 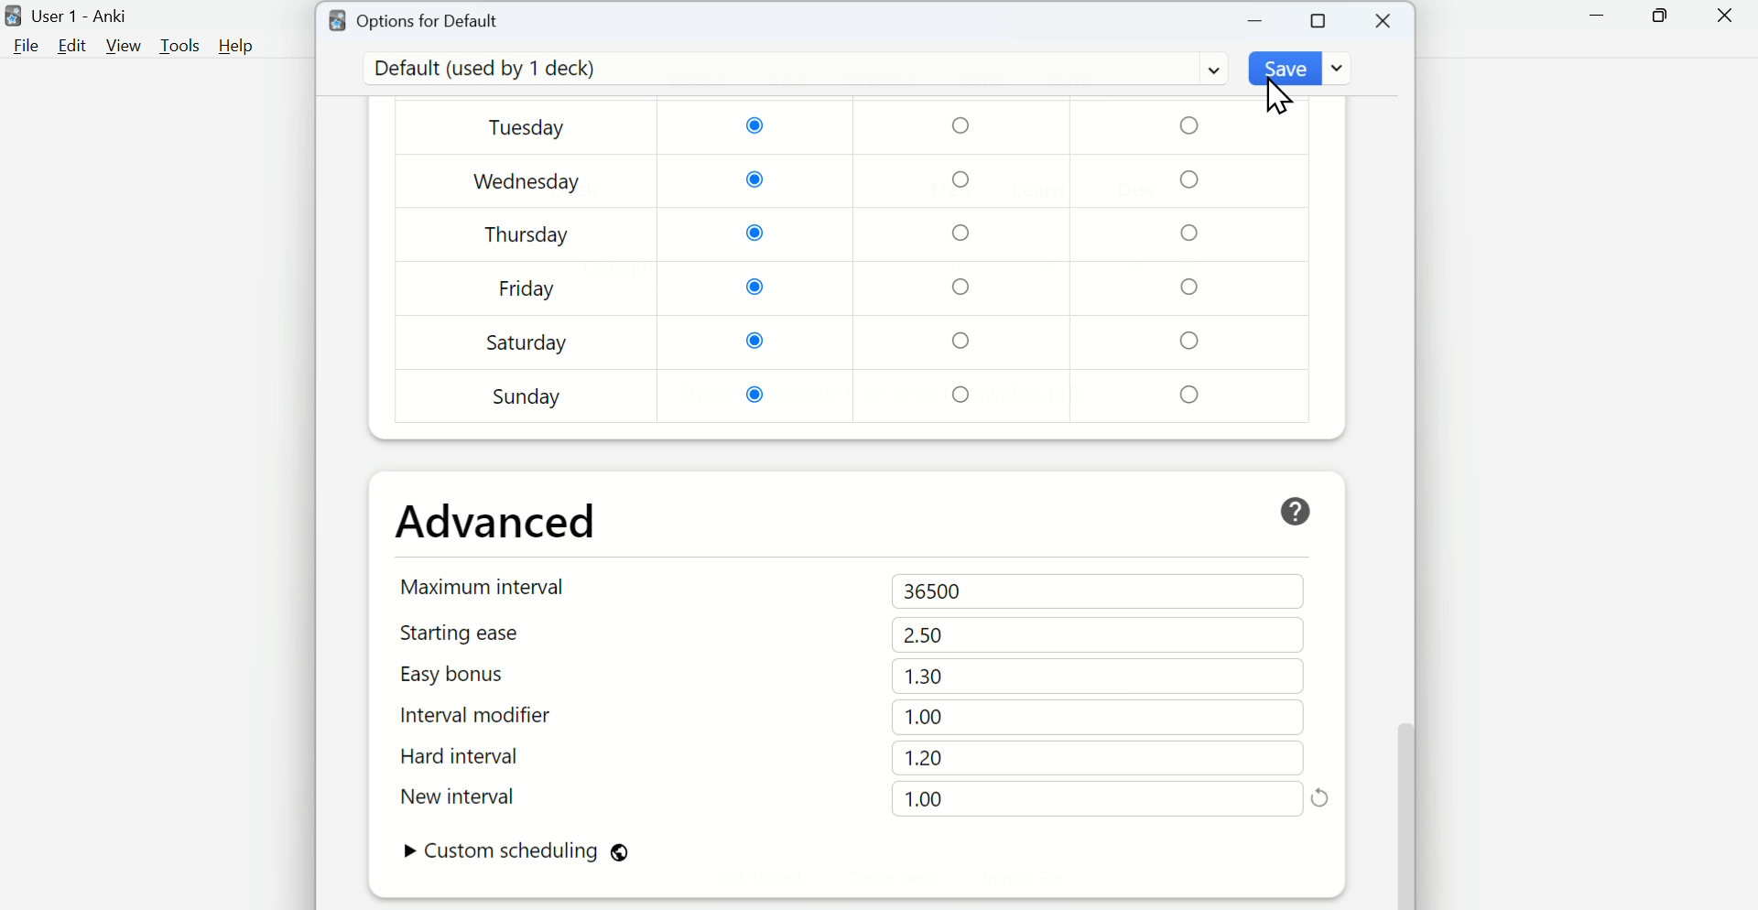 What do you see at coordinates (71, 16) in the screenshot?
I see `User 1 - Anki` at bounding box center [71, 16].